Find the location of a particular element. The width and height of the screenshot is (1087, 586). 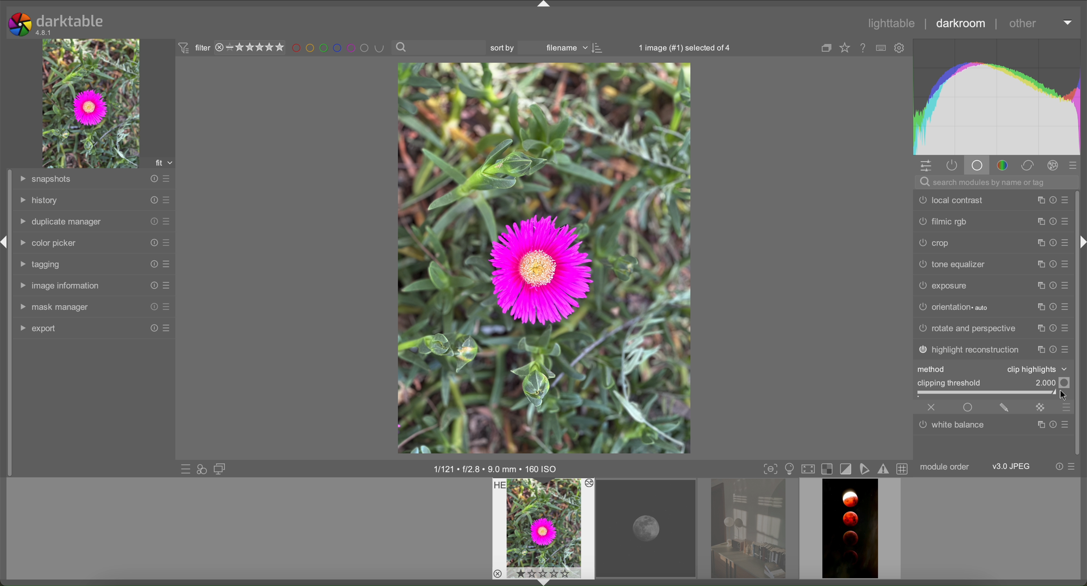

cursor is located at coordinates (1065, 398).